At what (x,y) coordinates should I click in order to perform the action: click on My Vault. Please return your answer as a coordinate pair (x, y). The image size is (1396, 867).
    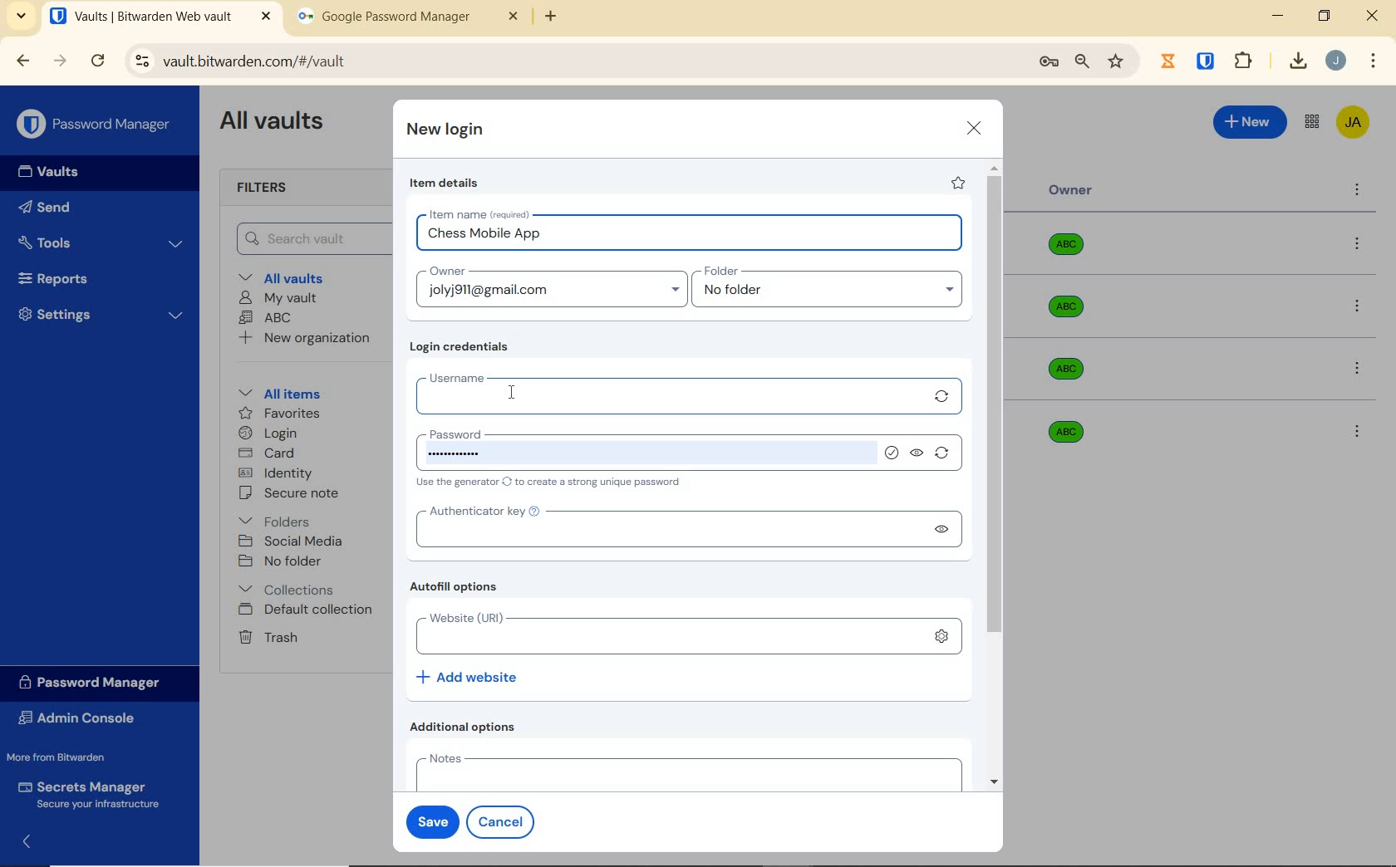
    Looking at the image, I should click on (278, 297).